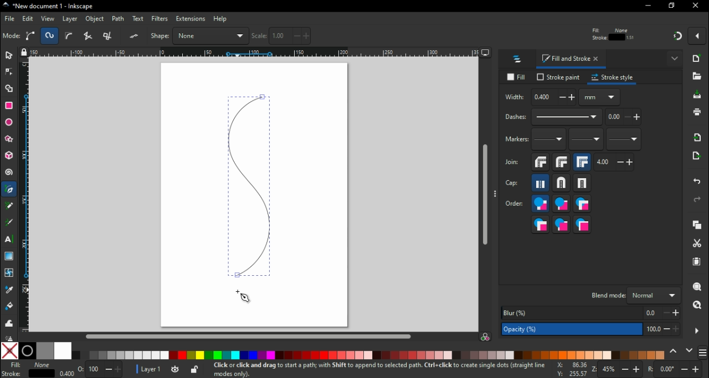 This screenshot has width=709, height=378. What do you see at coordinates (583, 185) in the screenshot?
I see `square` at bounding box center [583, 185].